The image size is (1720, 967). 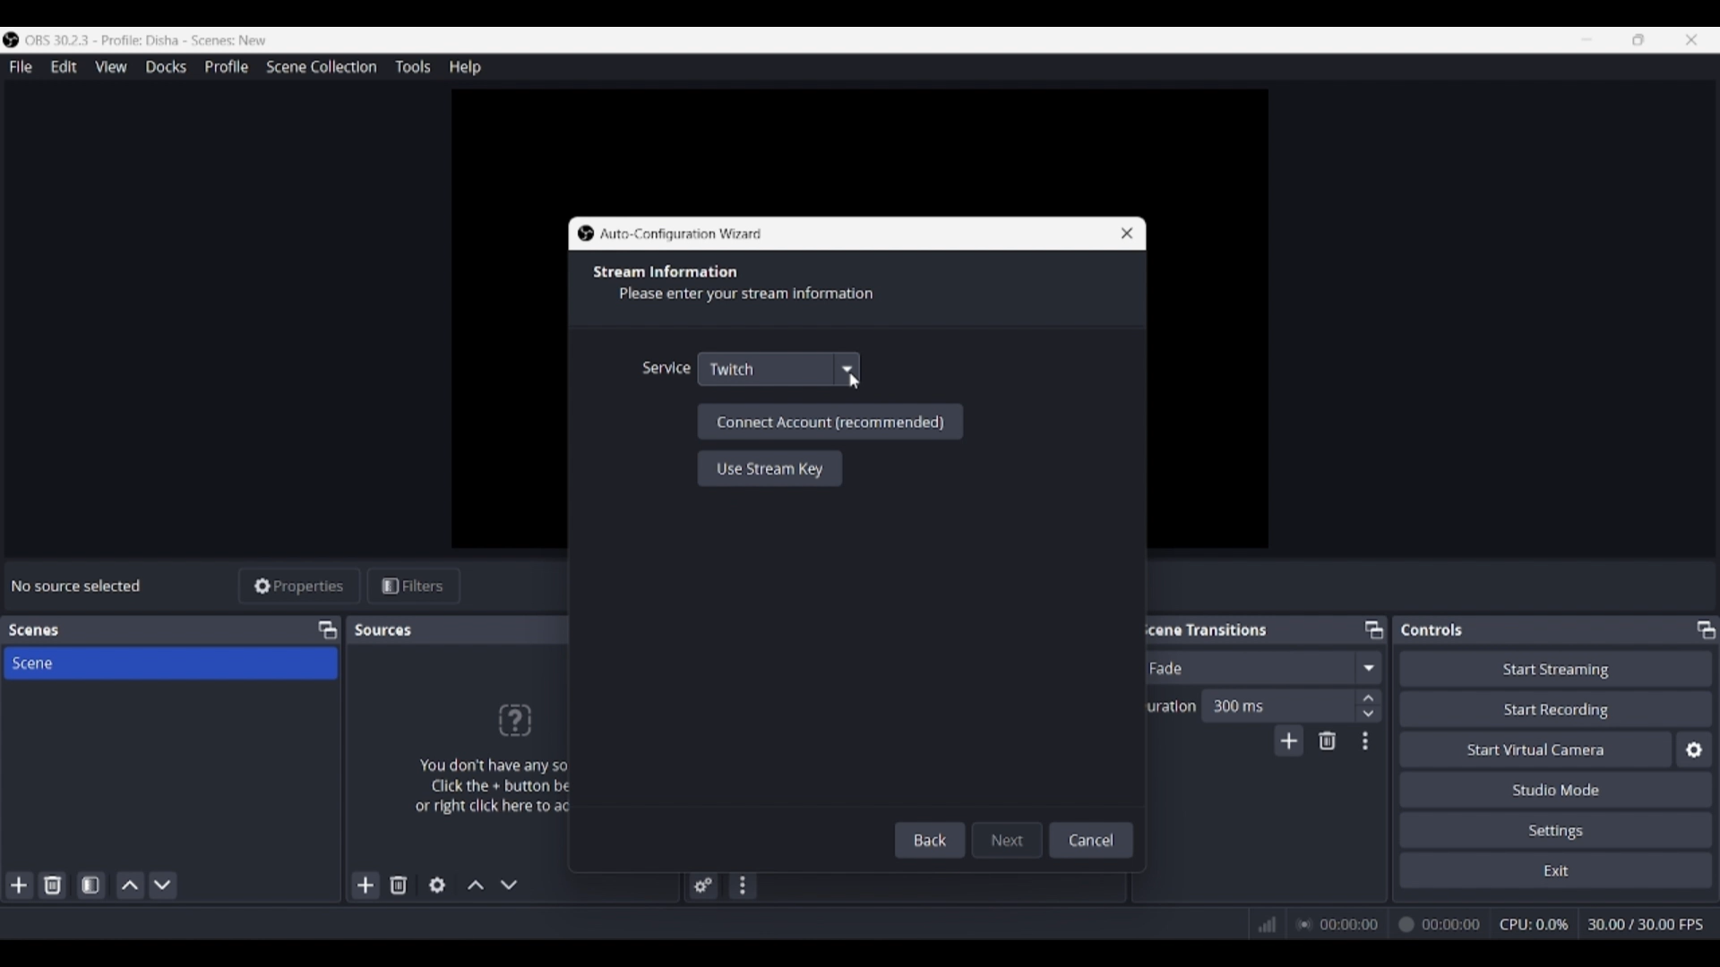 What do you see at coordinates (366, 885) in the screenshot?
I see `Add source` at bounding box center [366, 885].